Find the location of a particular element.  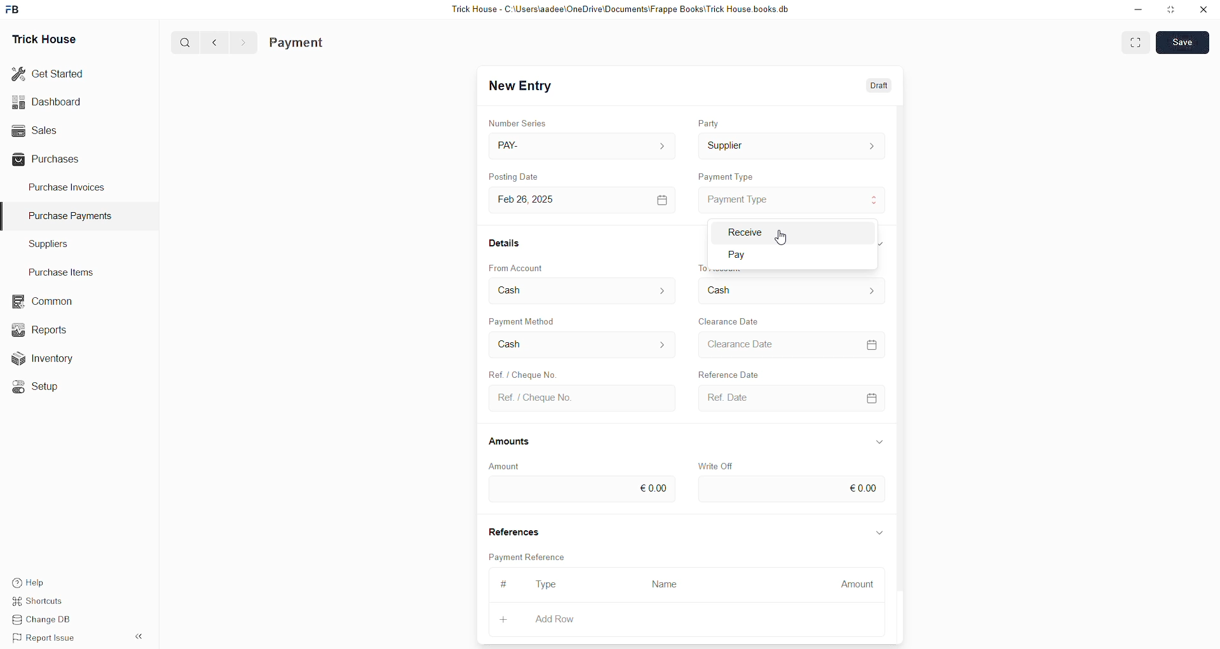

Trick House is located at coordinates (46, 37).